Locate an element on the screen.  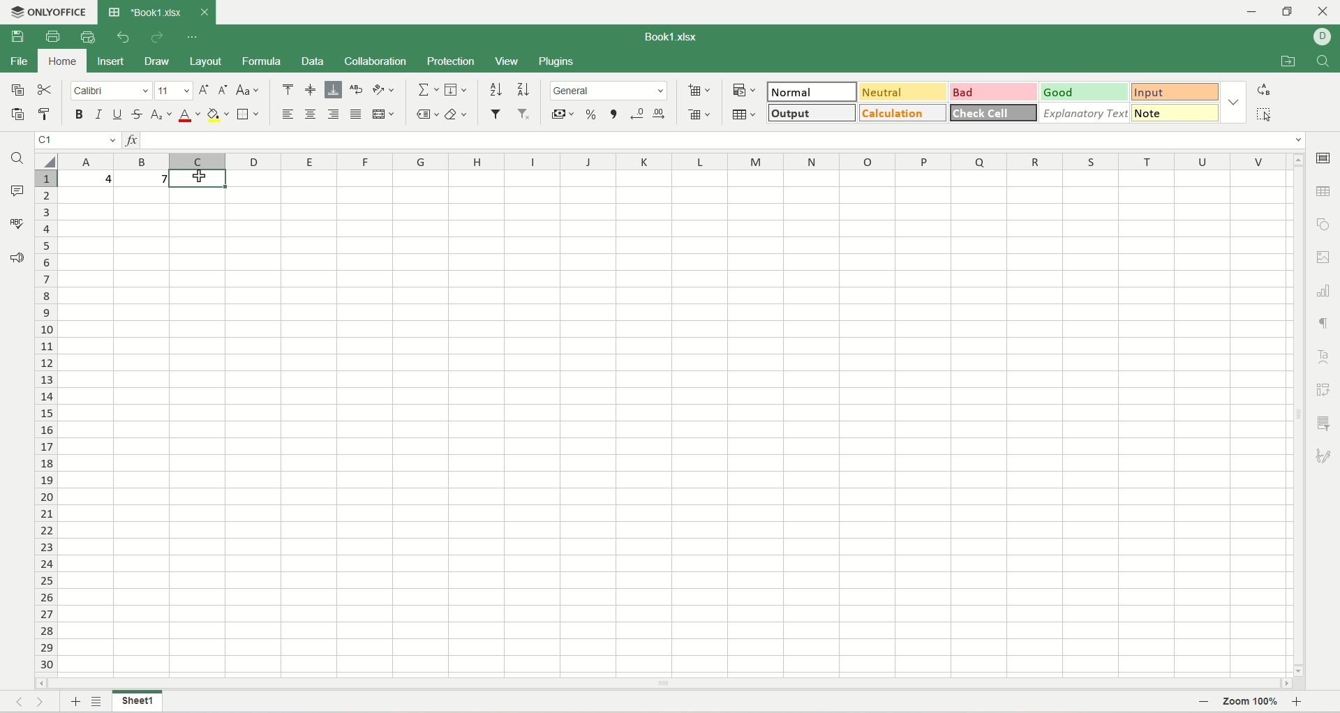
align top is located at coordinates (288, 90).